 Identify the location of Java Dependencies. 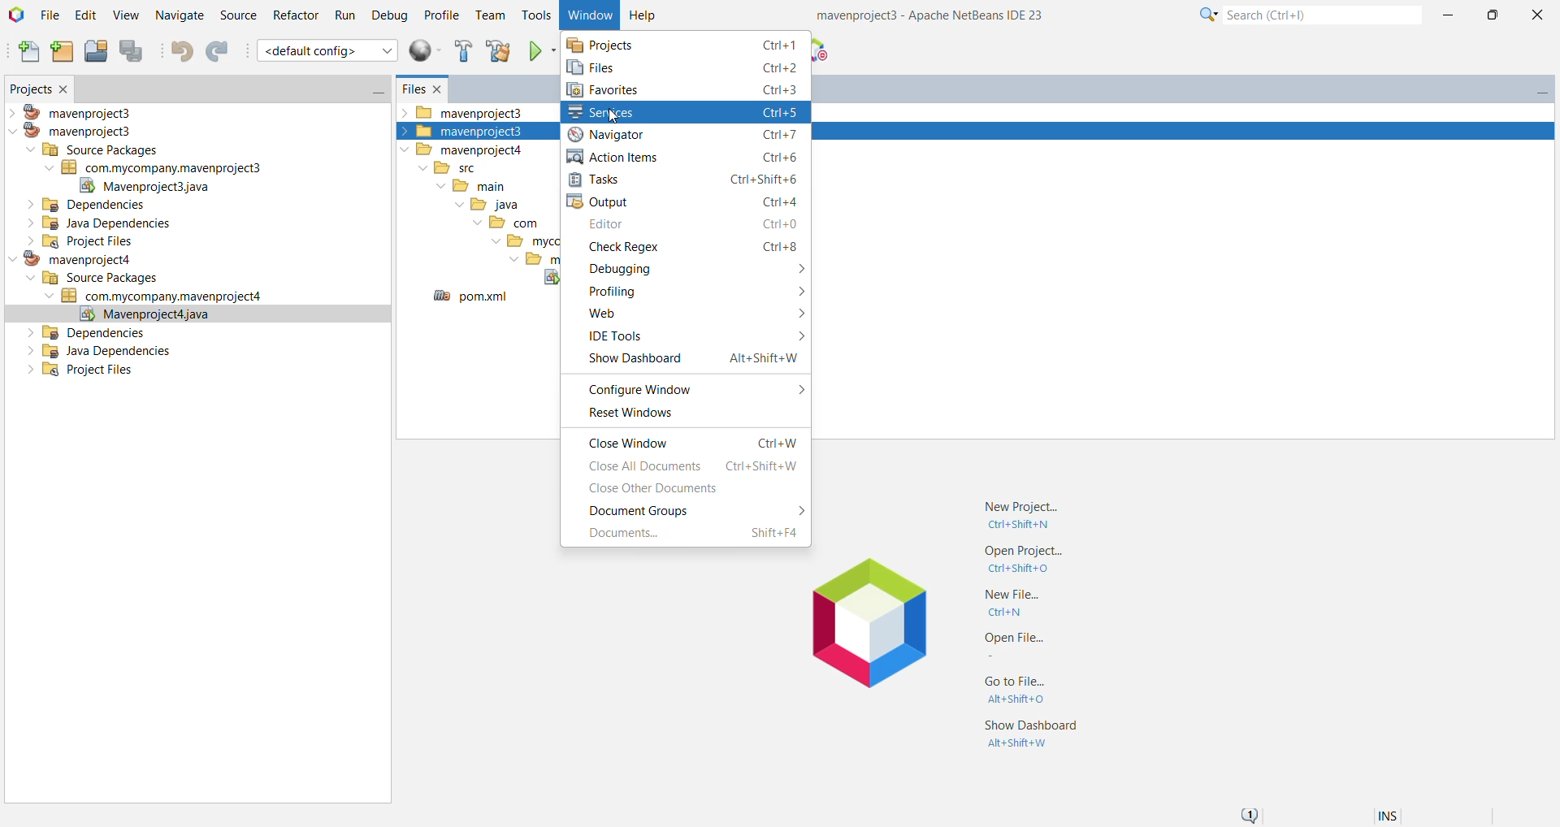
(94, 224).